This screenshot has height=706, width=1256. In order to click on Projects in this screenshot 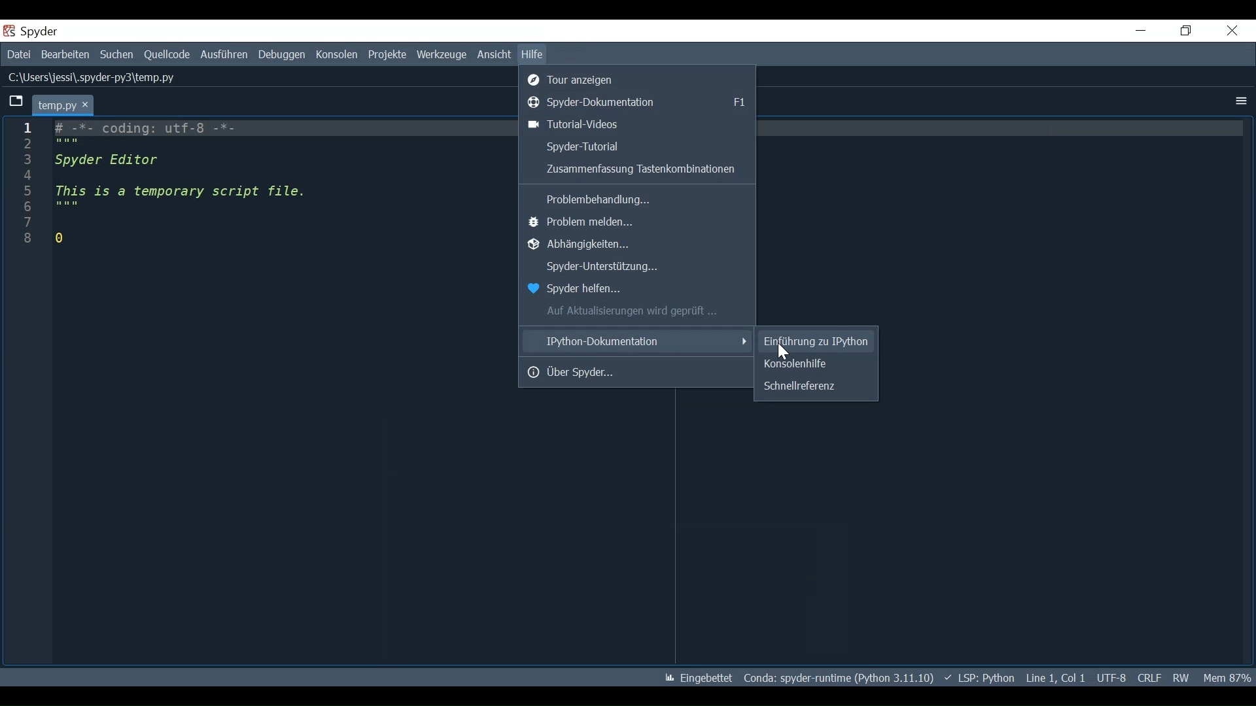, I will do `click(388, 56)`.